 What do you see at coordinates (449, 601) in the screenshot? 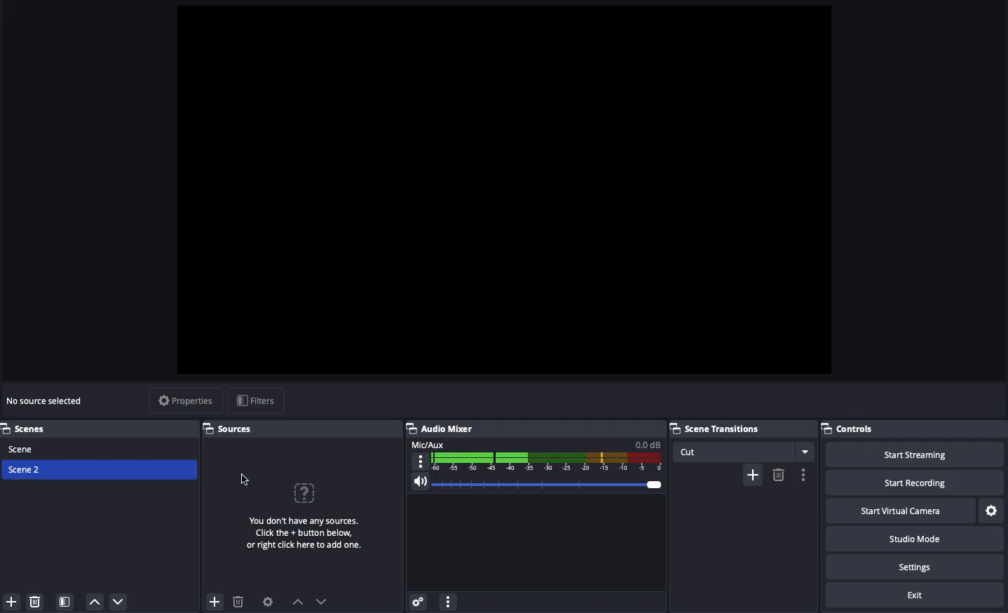
I see `Options` at bounding box center [449, 601].